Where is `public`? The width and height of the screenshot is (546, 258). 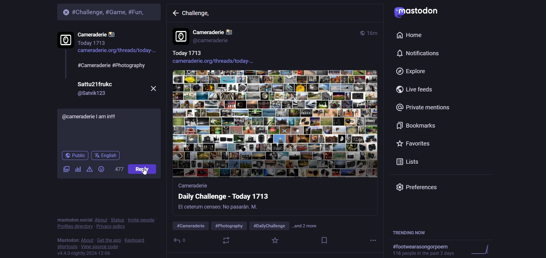 public is located at coordinates (361, 32).